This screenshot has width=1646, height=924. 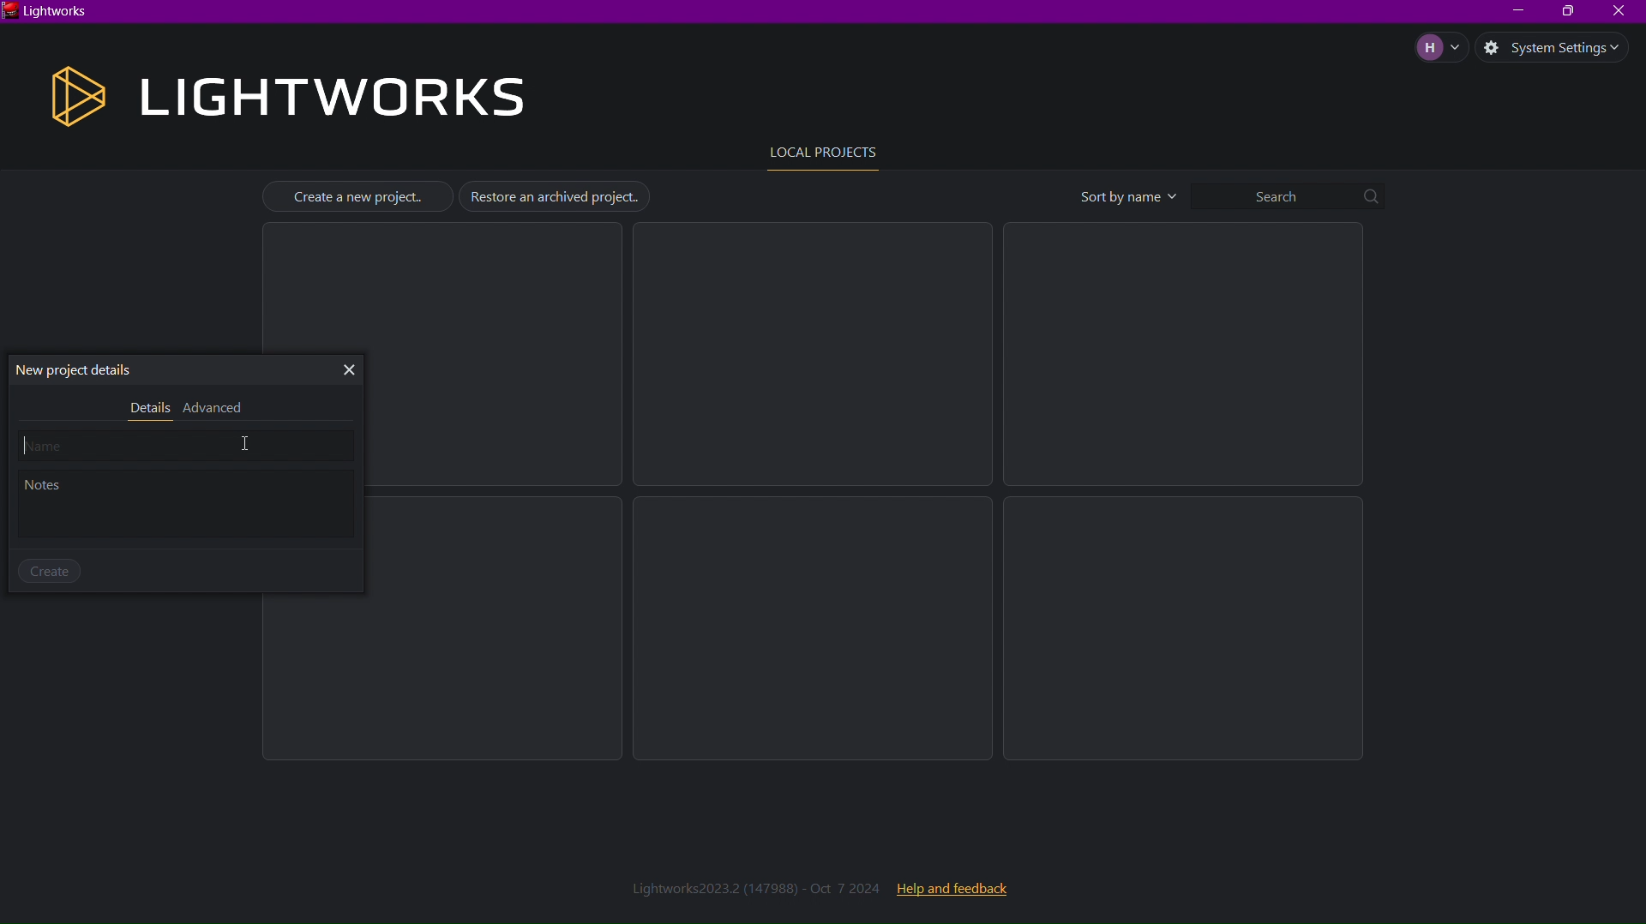 What do you see at coordinates (820, 153) in the screenshot?
I see `Local Projects` at bounding box center [820, 153].